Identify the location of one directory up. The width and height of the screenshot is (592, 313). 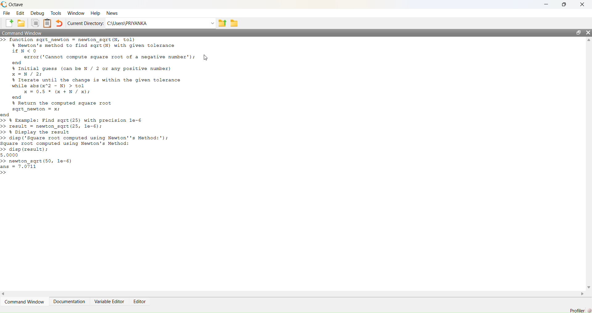
(222, 22).